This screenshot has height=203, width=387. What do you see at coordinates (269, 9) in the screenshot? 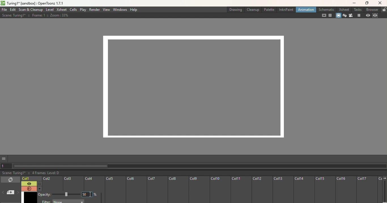
I see `Palette` at bounding box center [269, 9].